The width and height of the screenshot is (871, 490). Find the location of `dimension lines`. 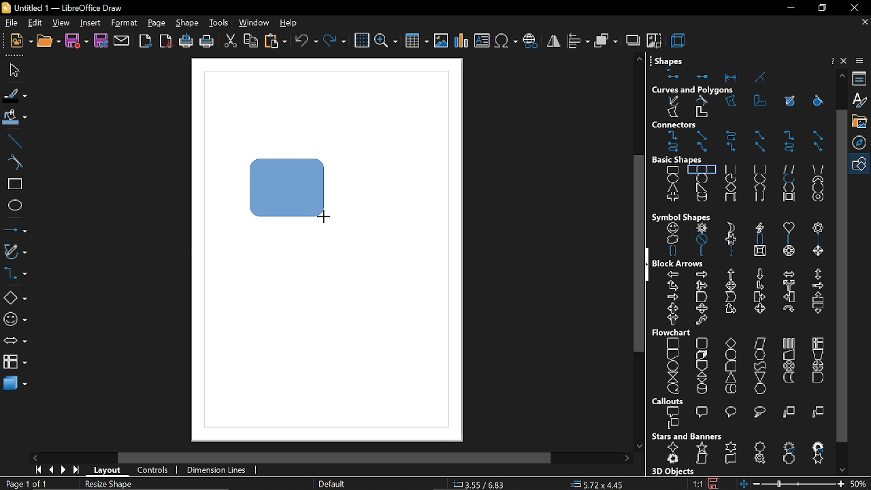

dimension lines is located at coordinates (218, 471).